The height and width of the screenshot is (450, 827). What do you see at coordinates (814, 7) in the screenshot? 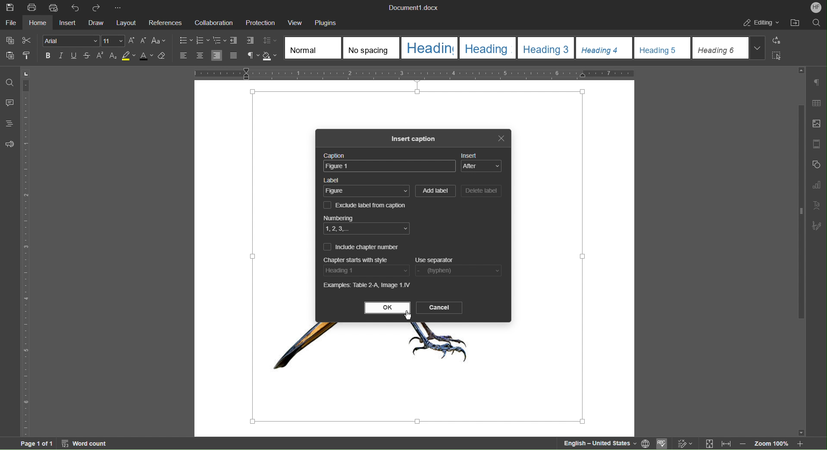
I see `Account` at bounding box center [814, 7].